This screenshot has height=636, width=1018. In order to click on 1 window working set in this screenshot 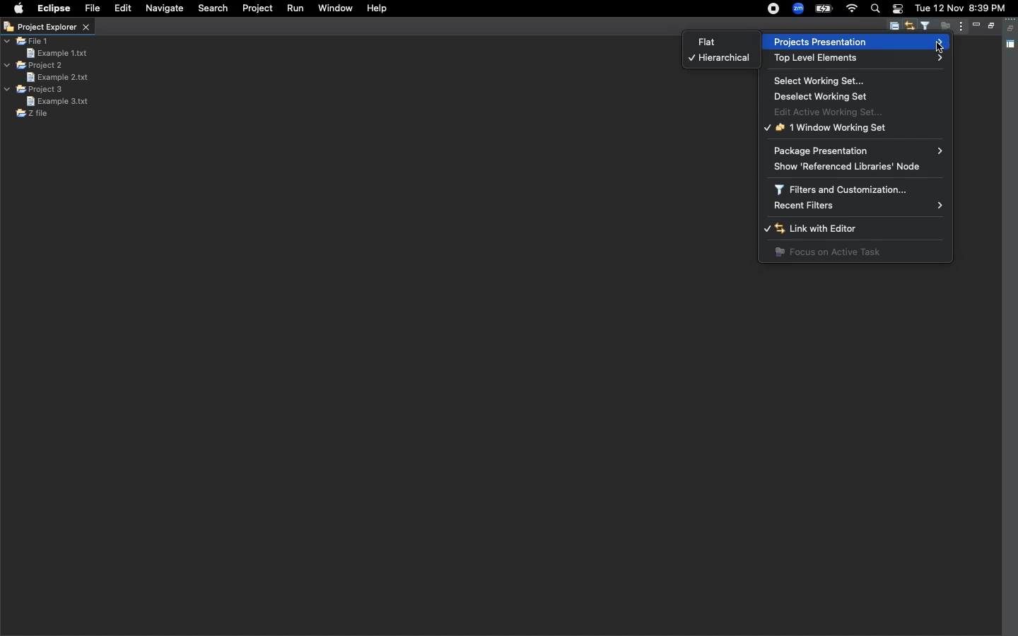, I will do `click(828, 128)`.